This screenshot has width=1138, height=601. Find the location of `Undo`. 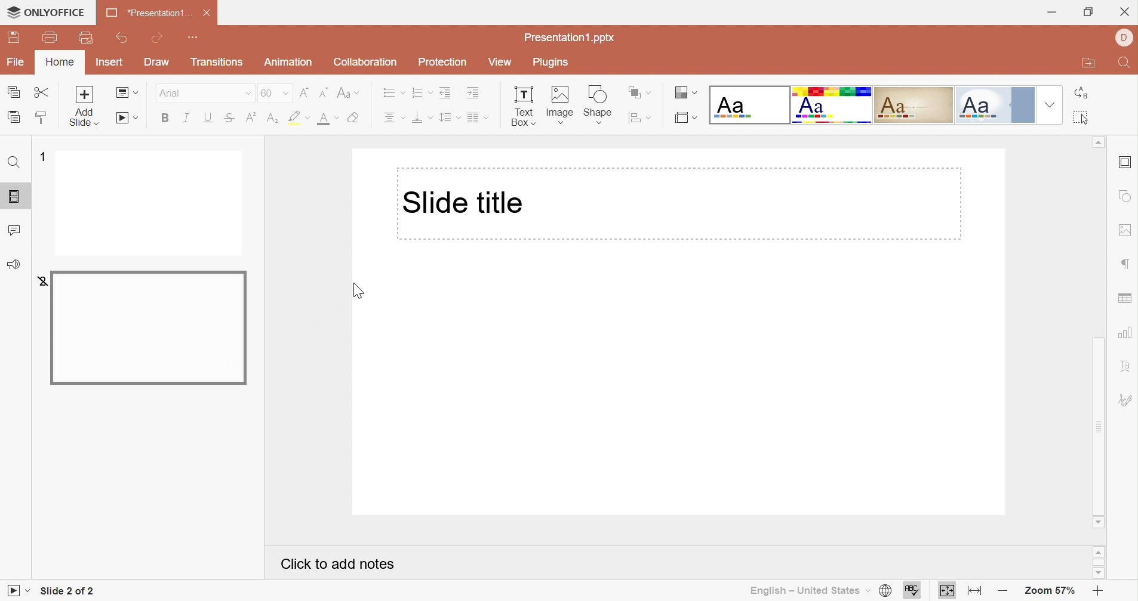

Undo is located at coordinates (124, 41).